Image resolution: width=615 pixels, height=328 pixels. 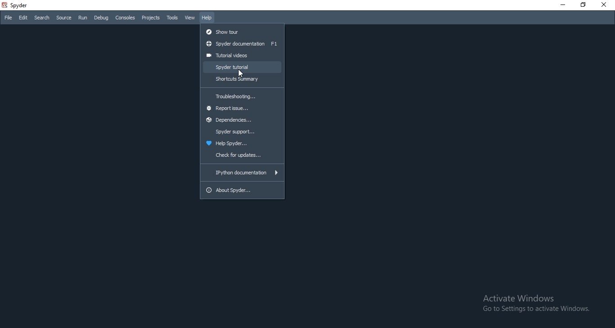 What do you see at coordinates (126, 18) in the screenshot?
I see `Consoles` at bounding box center [126, 18].